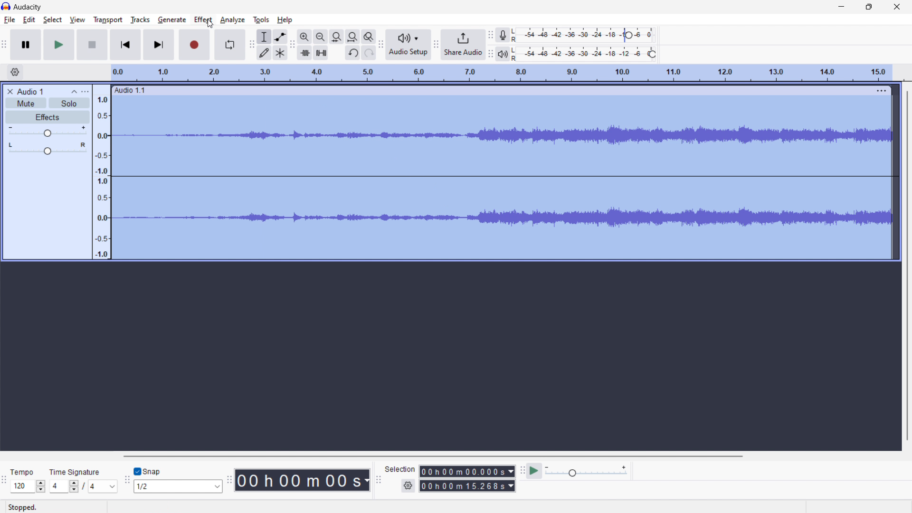  Describe the element at coordinates (379, 478) in the screenshot. I see `selection toolbar` at that location.